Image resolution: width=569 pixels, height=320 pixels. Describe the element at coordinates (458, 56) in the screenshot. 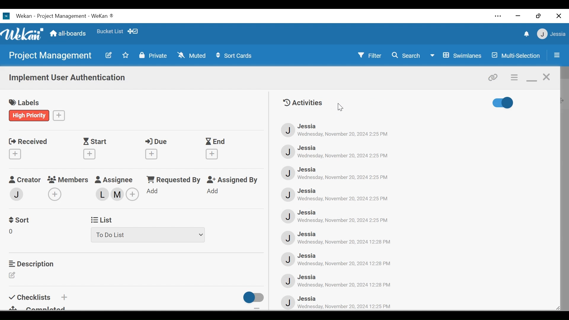

I see `Board View` at that location.